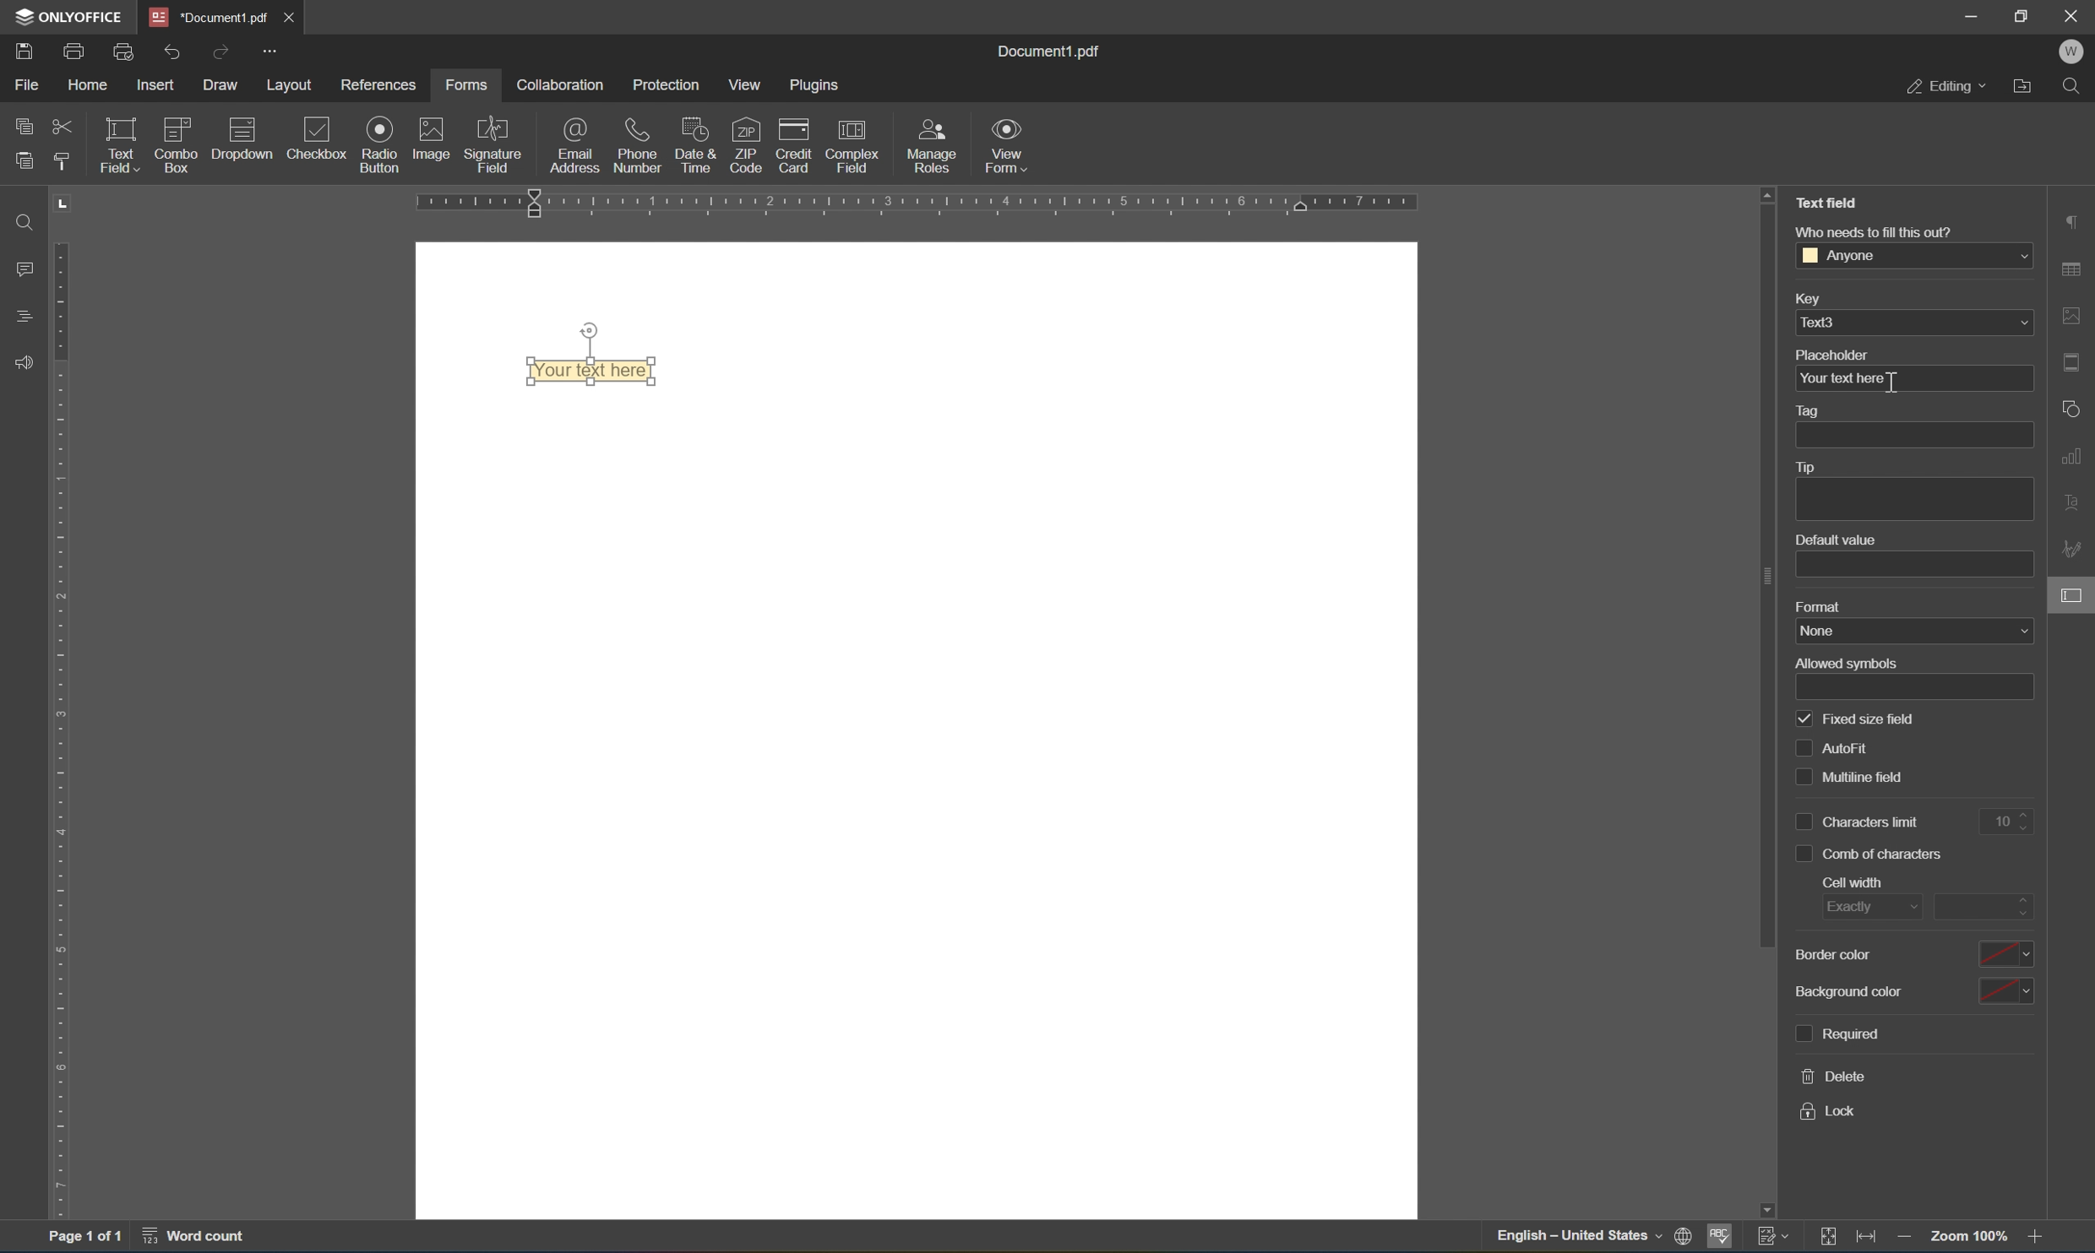  Describe the element at coordinates (380, 87) in the screenshot. I see `references` at that location.